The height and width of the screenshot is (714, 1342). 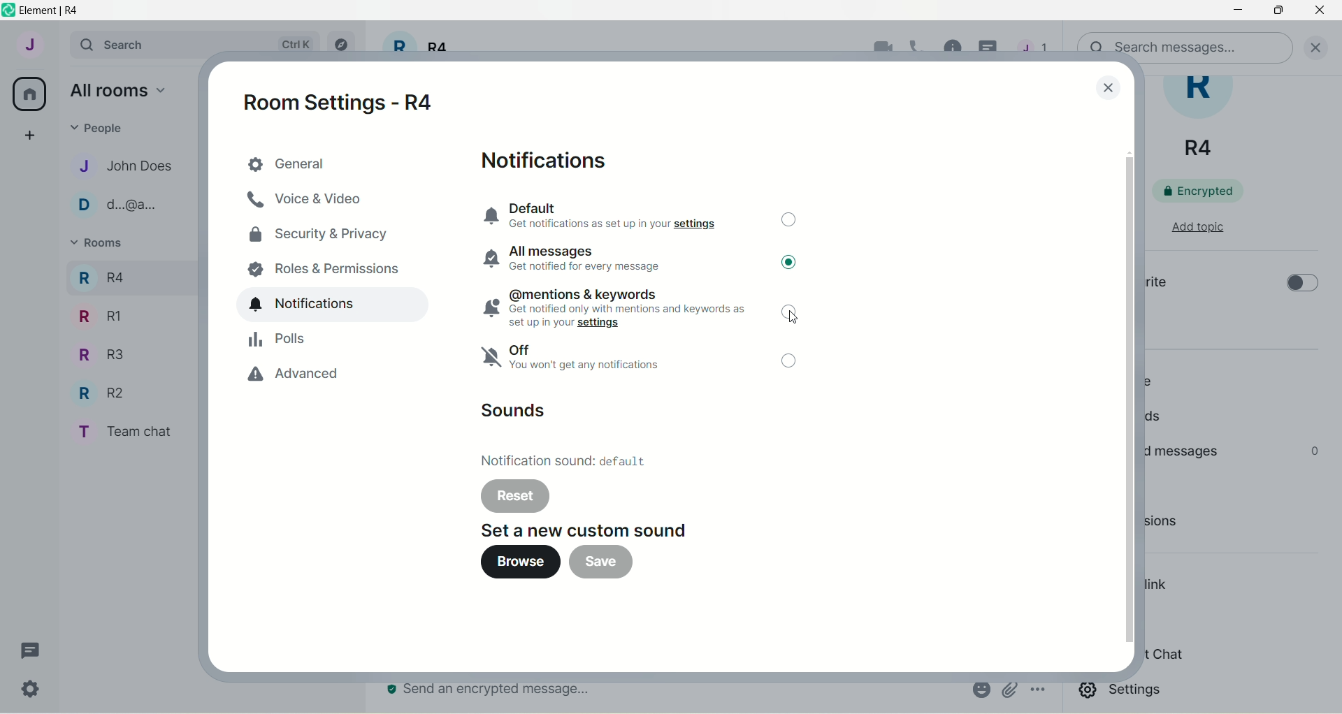 What do you see at coordinates (1040, 691) in the screenshot?
I see `options` at bounding box center [1040, 691].